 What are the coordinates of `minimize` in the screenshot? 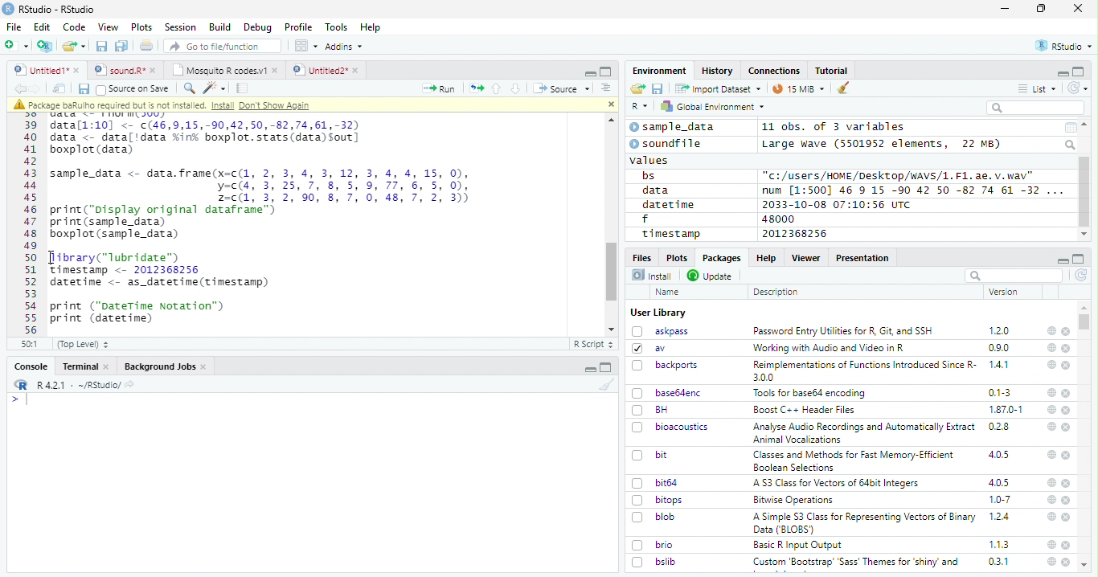 It's located at (592, 367).